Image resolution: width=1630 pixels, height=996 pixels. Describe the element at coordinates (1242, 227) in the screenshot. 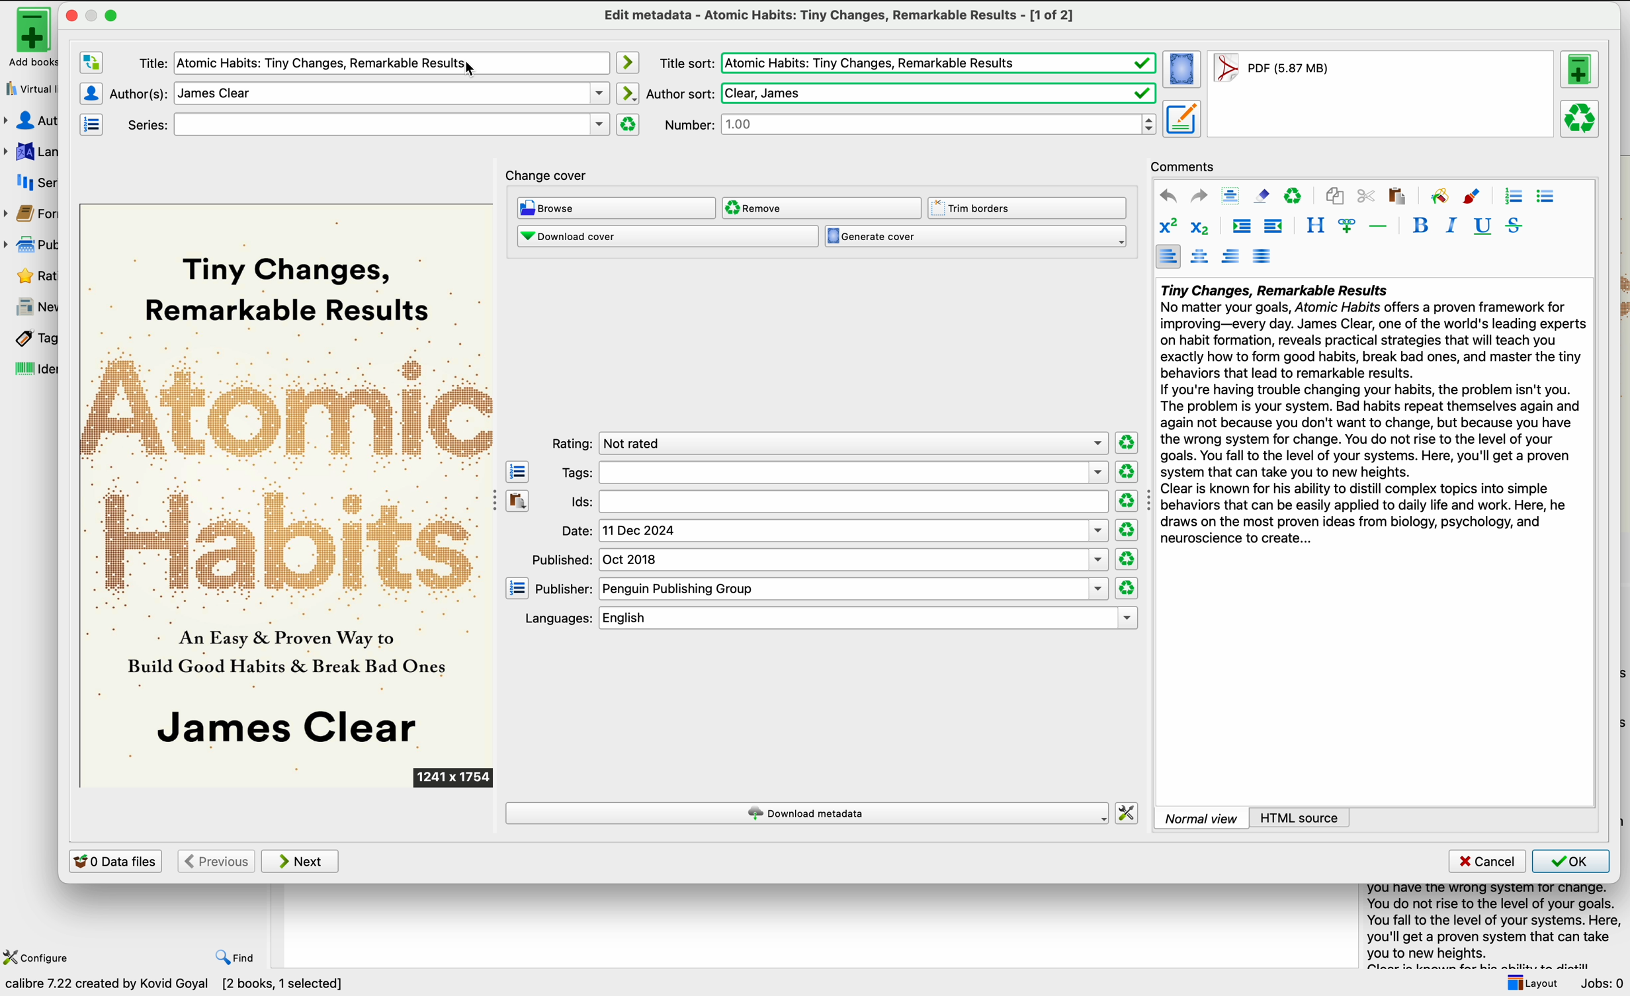

I see `increase indentation` at that location.